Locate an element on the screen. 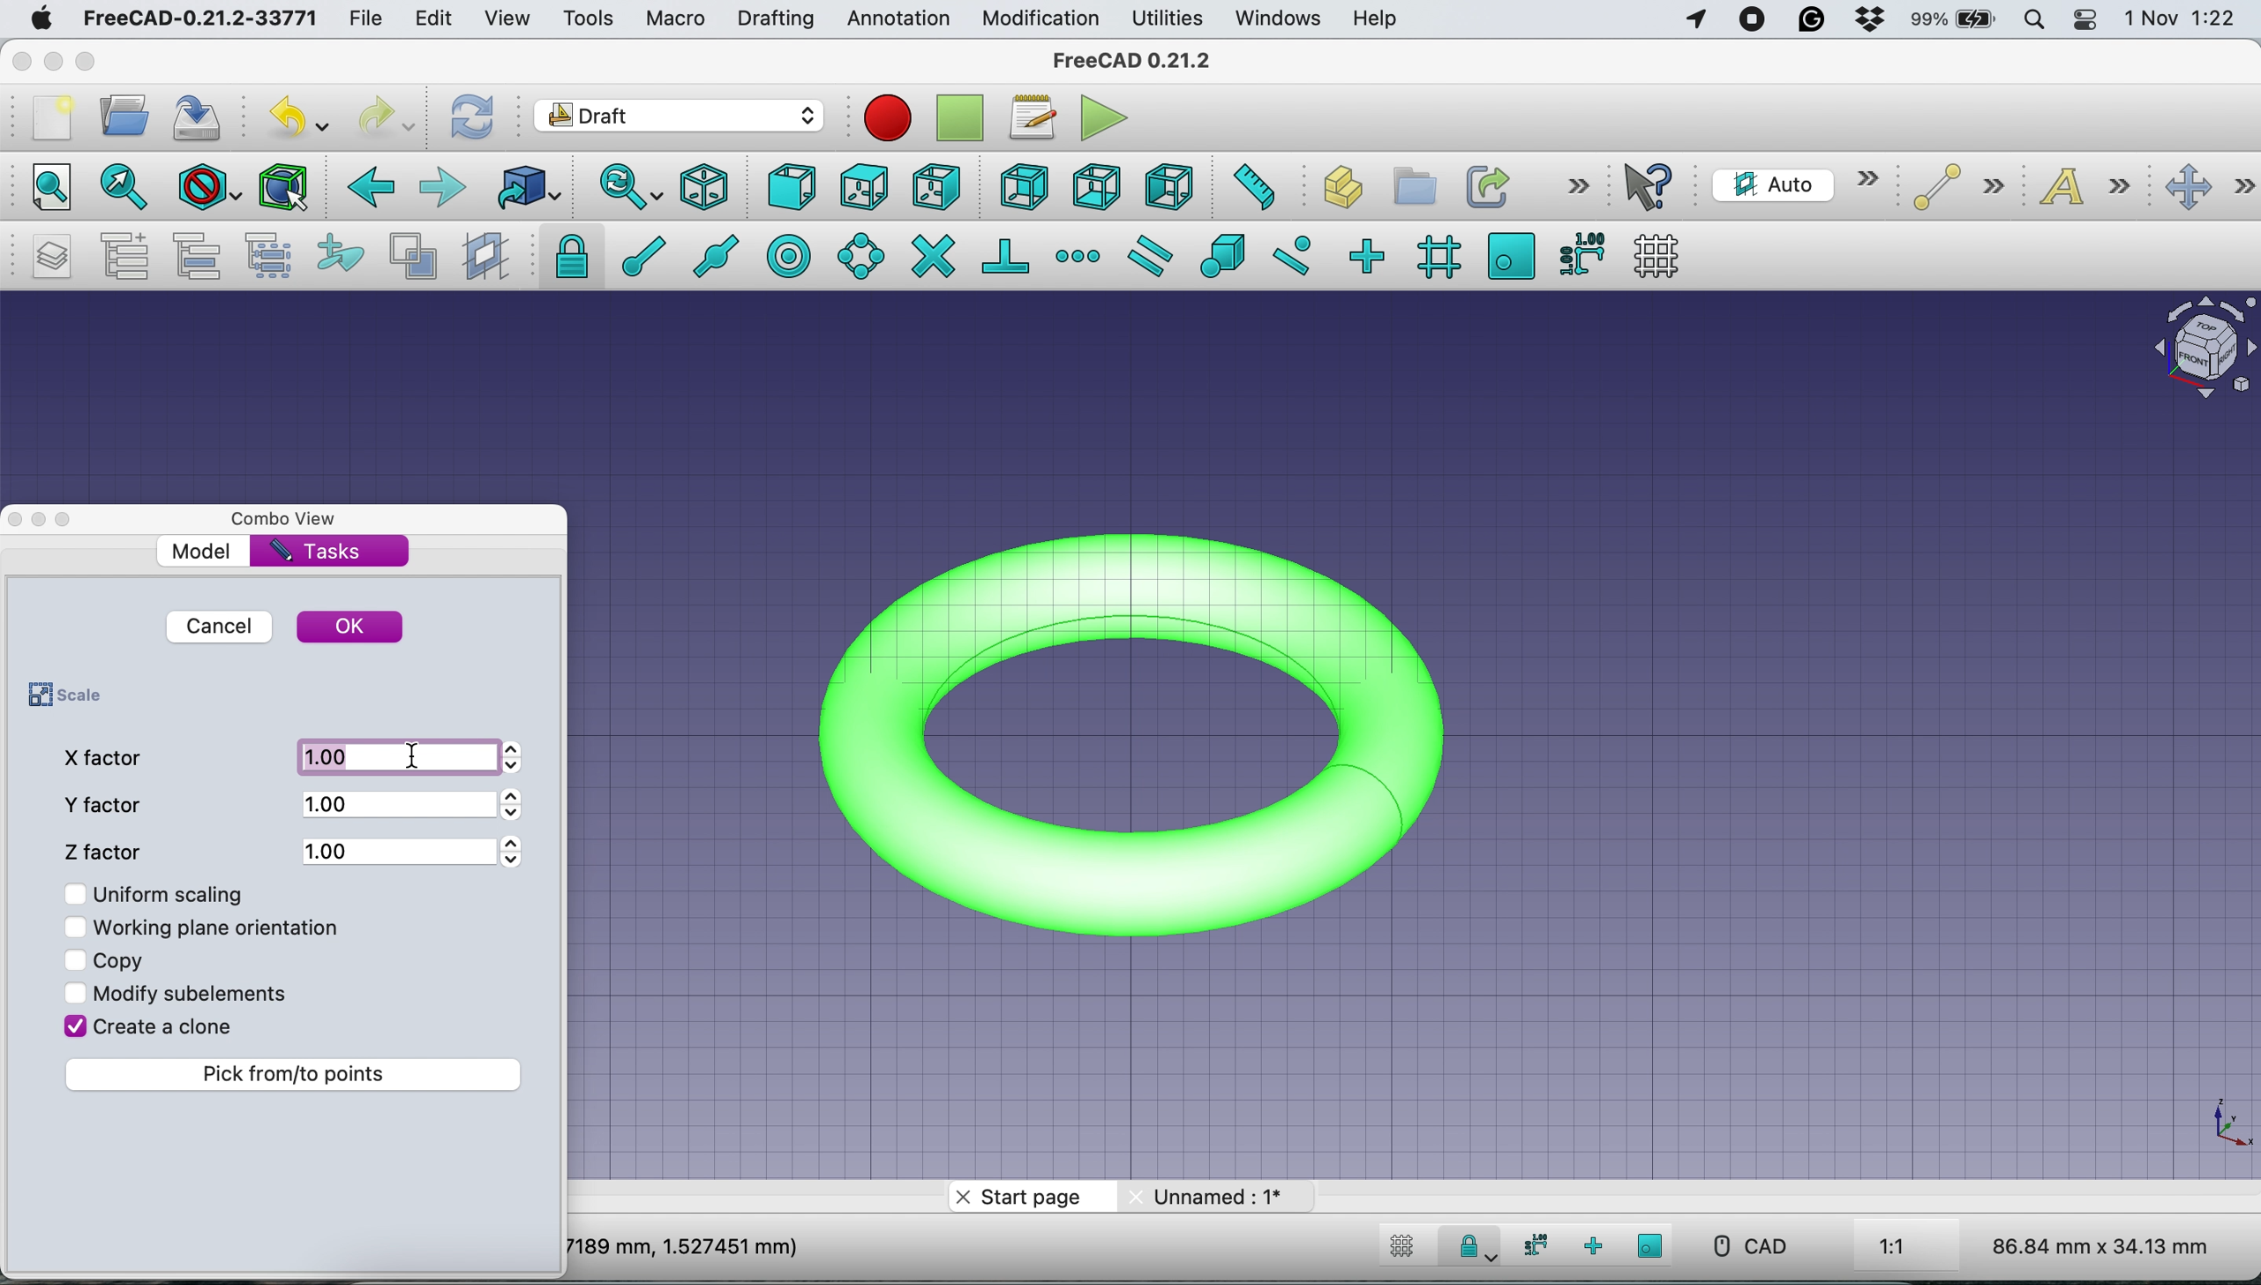  move to group is located at coordinates (204, 256).